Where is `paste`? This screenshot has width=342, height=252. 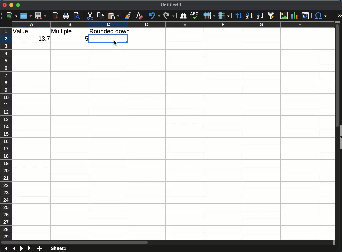
paste is located at coordinates (114, 16).